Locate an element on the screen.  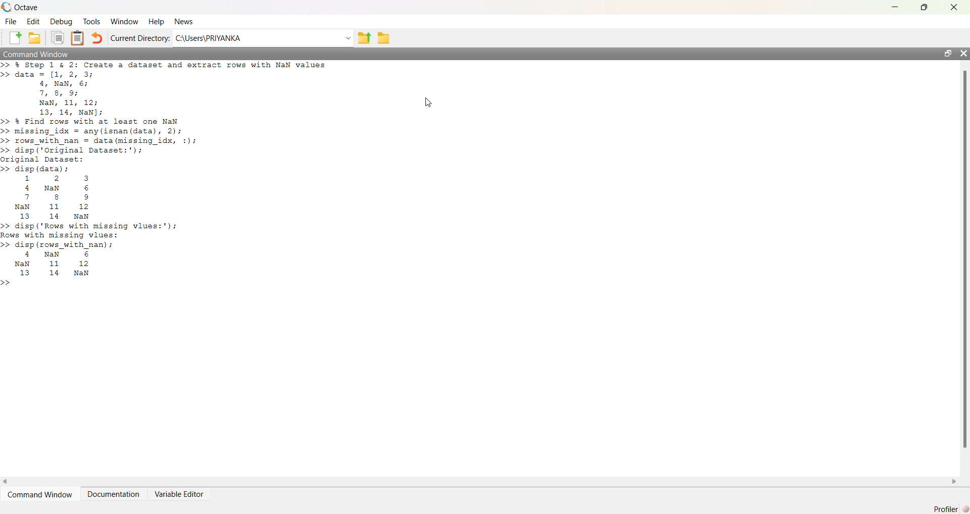
Edit is located at coordinates (33, 22).